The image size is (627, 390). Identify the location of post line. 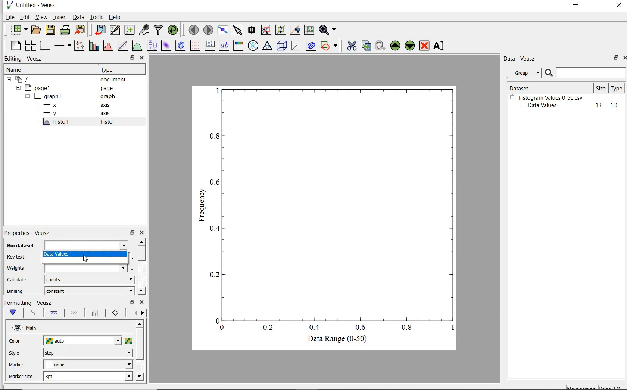
(95, 313).